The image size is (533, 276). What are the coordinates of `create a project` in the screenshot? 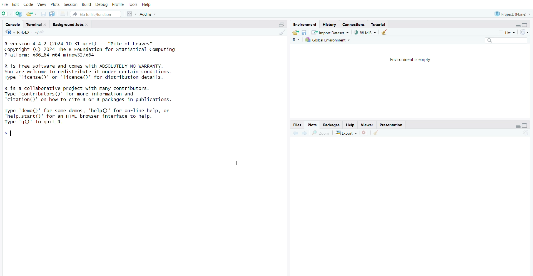 It's located at (19, 14).